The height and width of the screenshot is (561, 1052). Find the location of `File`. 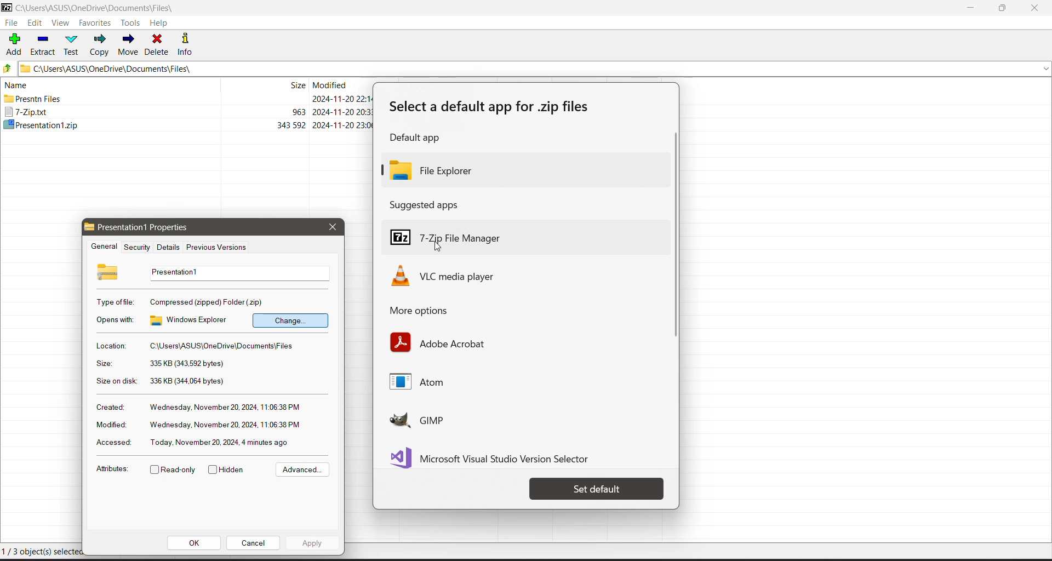

File is located at coordinates (11, 23).